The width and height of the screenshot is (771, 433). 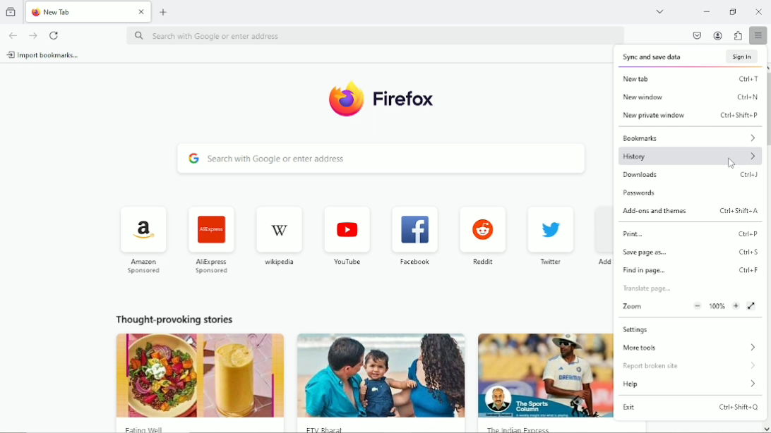 What do you see at coordinates (381, 428) in the screenshot?
I see `FTV Bharat` at bounding box center [381, 428].